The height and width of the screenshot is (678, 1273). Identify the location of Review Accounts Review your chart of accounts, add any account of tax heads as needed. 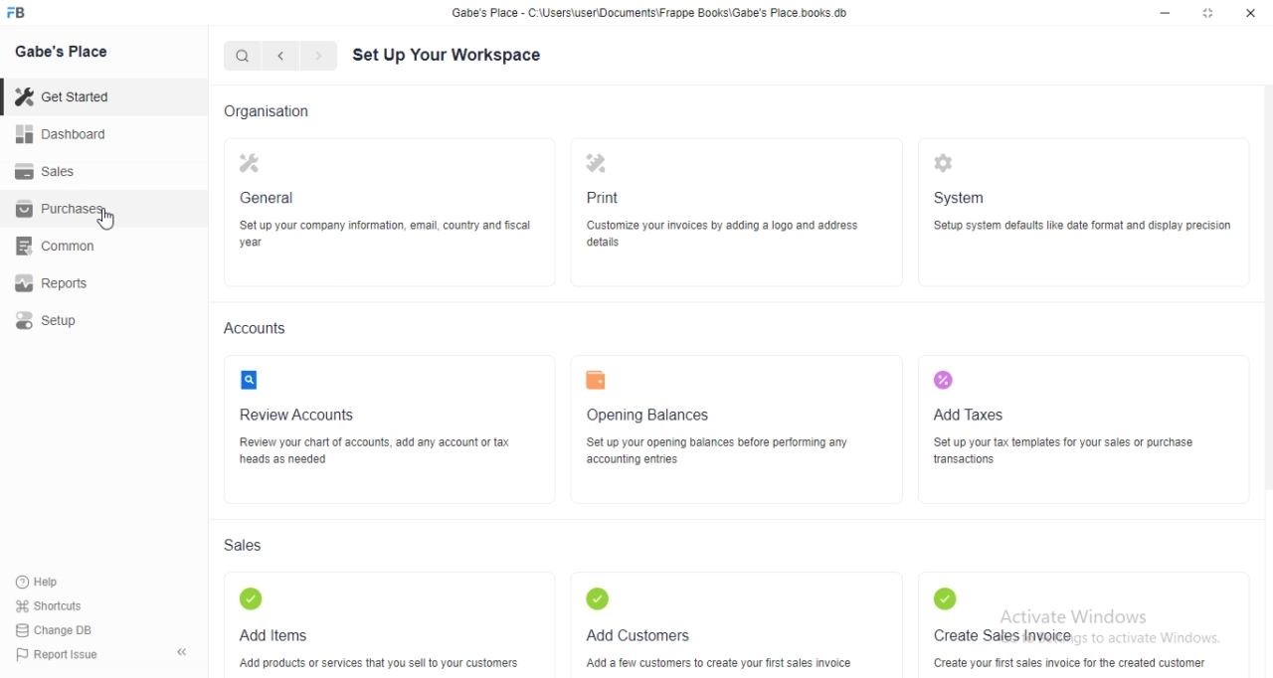
(376, 435).